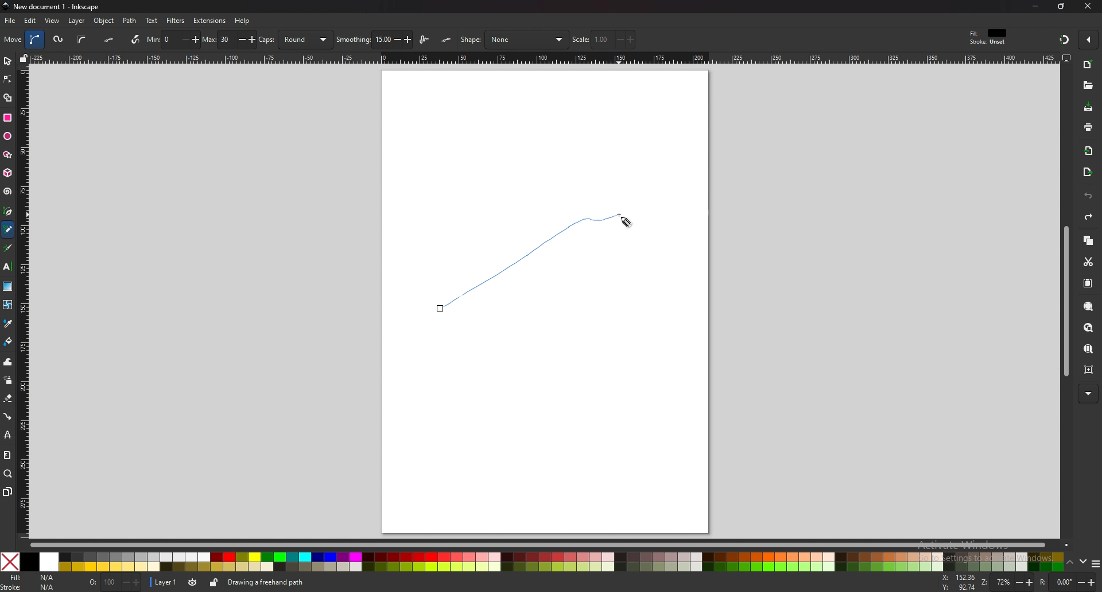 This screenshot has height=592, width=1102. What do you see at coordinates (446, 40) in the screenshot?
I see `lpe simplify flatten` at bounding box center [446, 40].